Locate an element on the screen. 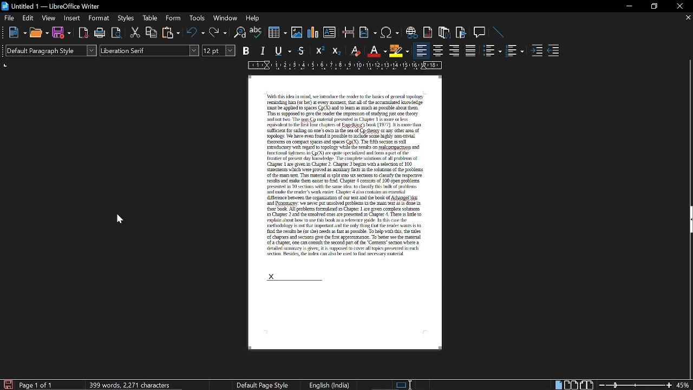  save  is located at coordinates (7, 385).